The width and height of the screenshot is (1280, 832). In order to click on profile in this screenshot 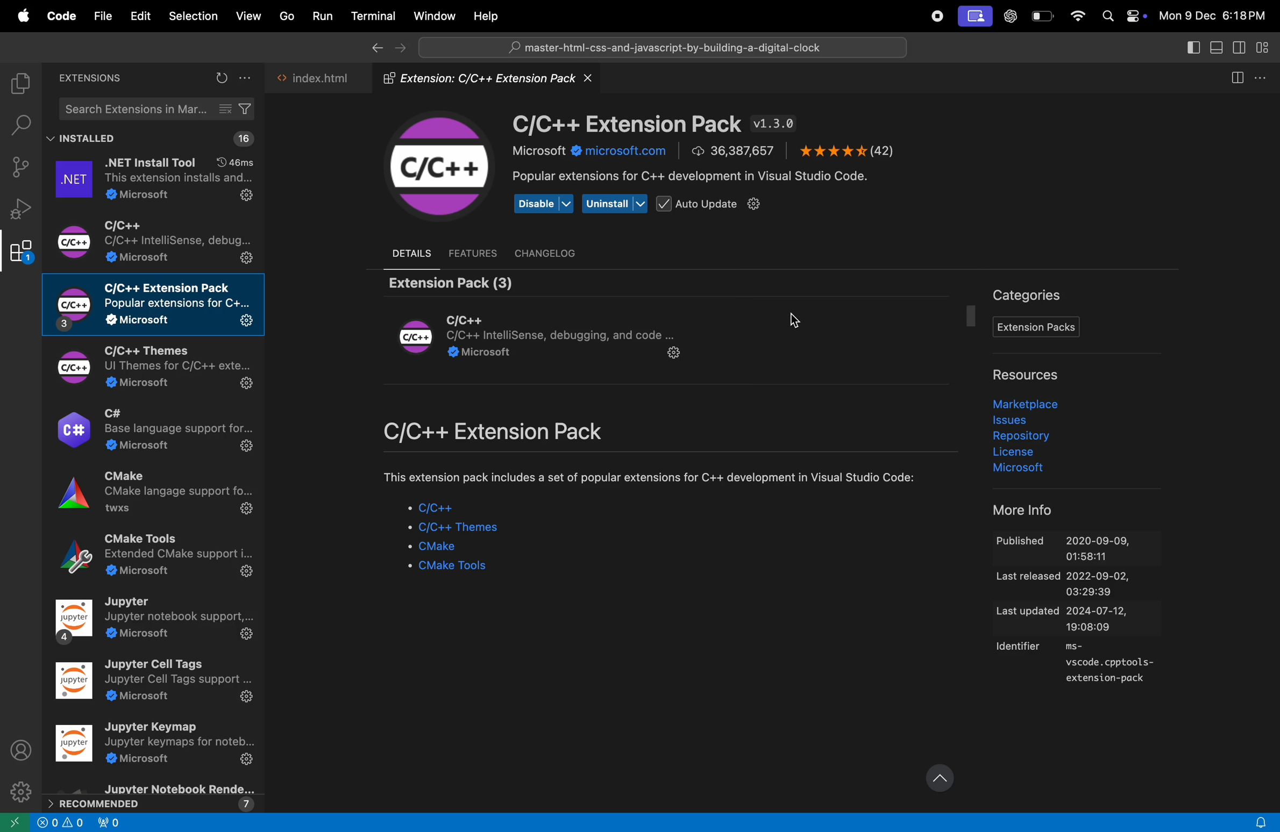, I will do `click(22, 748)`.